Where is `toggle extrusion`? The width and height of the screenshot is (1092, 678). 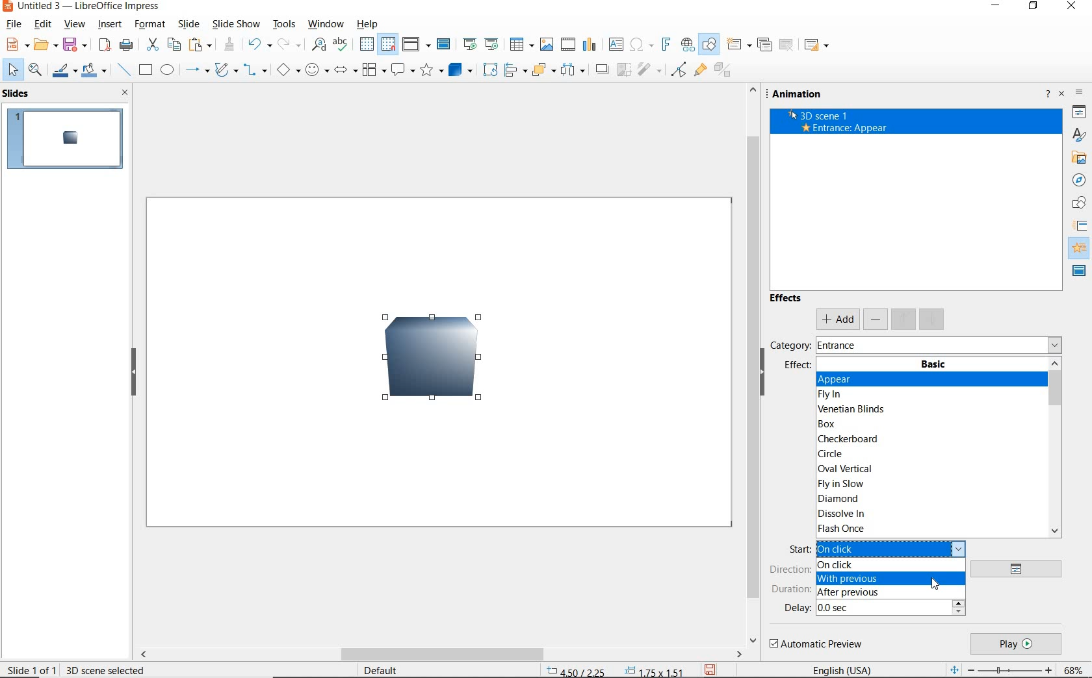
toggle extrusion is located at coordinates (725, 72).